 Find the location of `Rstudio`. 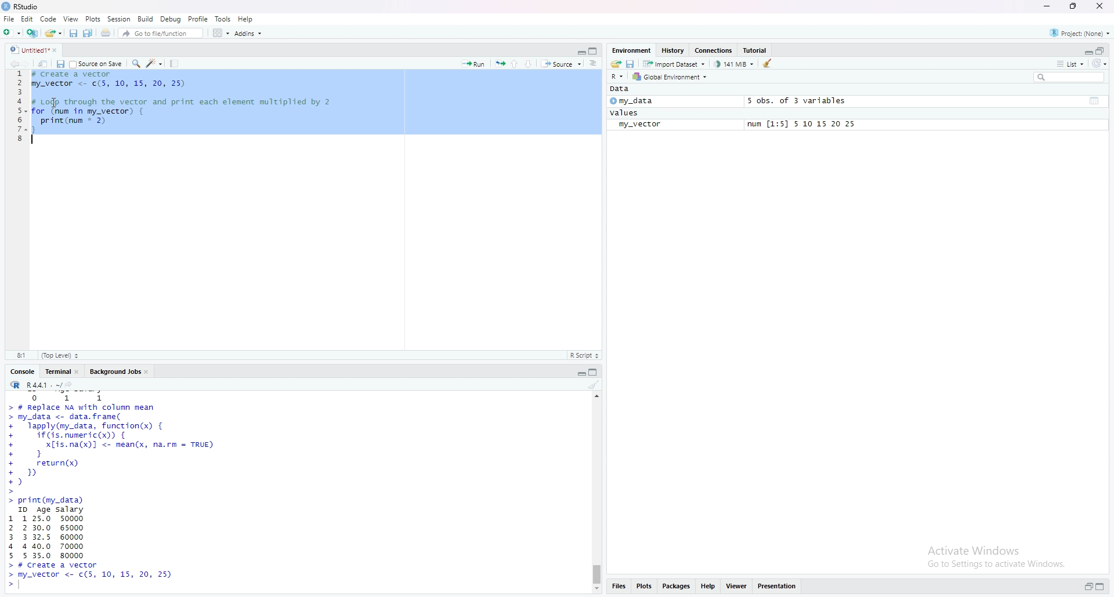

Rstudio is located at coordinates (23, 6).